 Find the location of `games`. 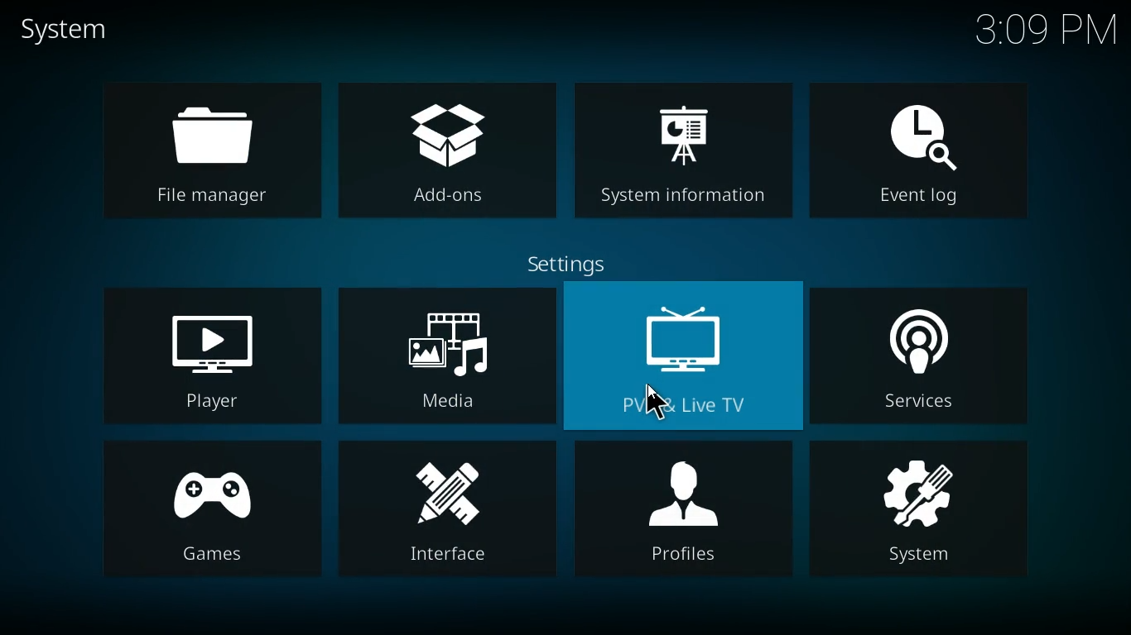

games is located at coordinates (208, 508).